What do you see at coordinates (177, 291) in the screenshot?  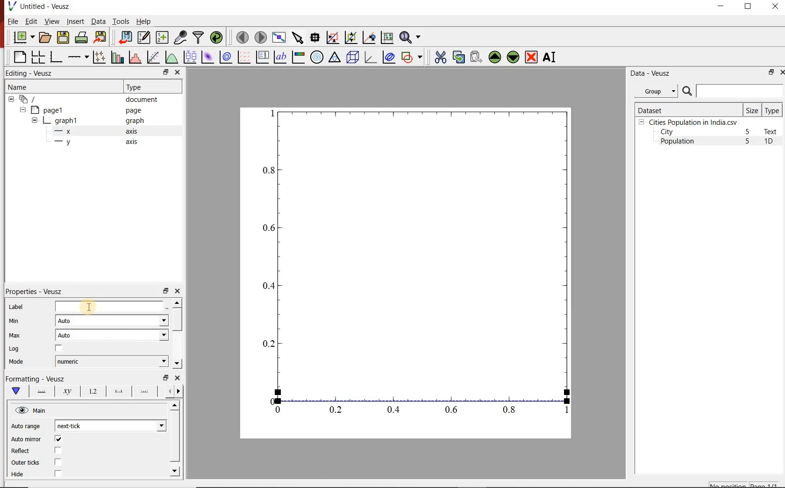 I see `close` at bounding box center [177, 291].